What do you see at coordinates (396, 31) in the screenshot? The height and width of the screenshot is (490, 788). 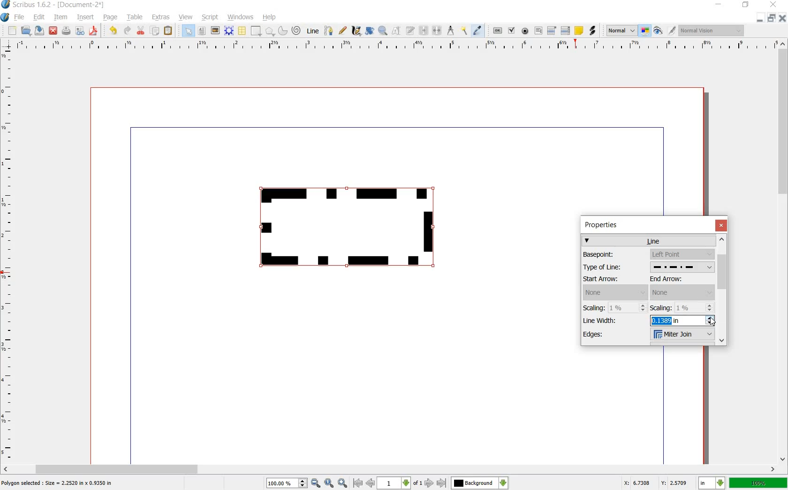 I see `EDIT CONTENTS OF FRAME` at bounding box center [396, 31].